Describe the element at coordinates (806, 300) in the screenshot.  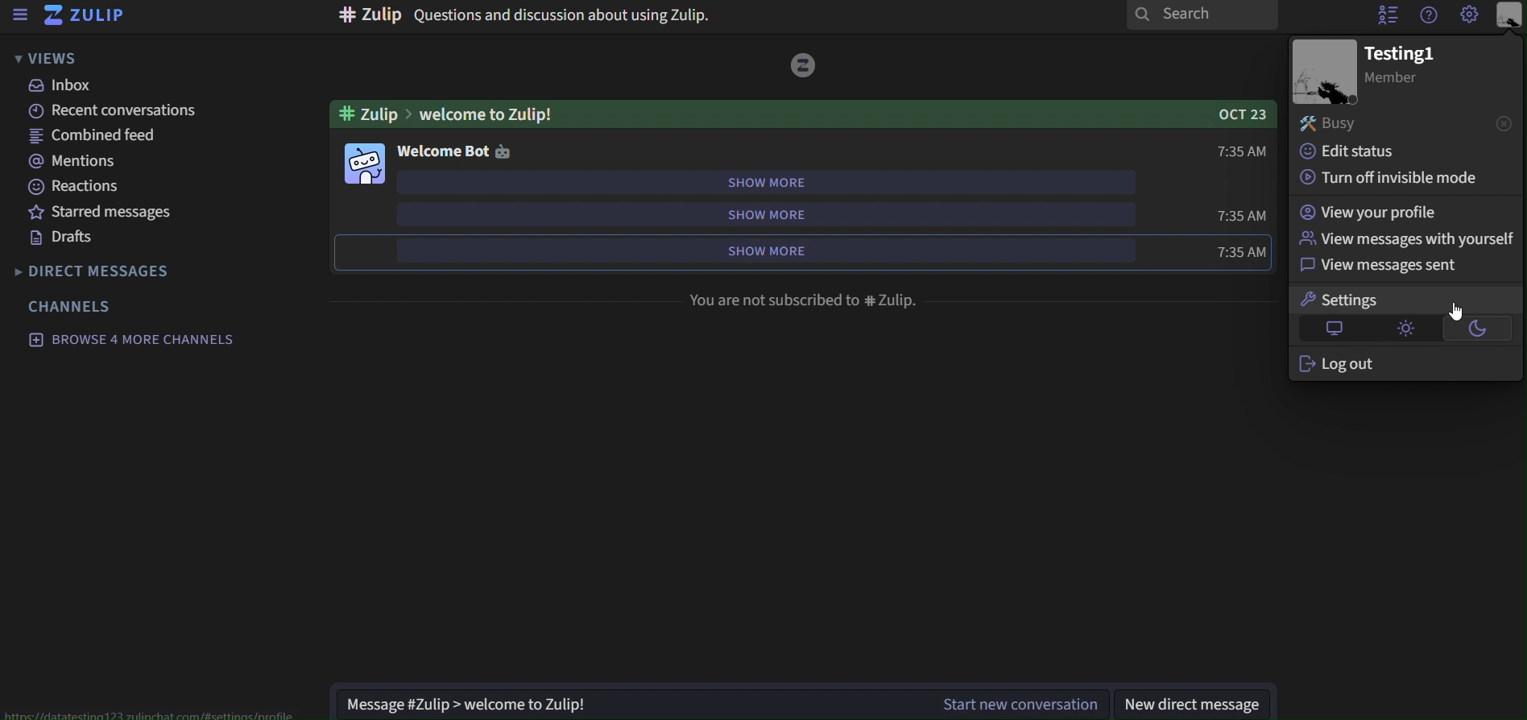
I see `you are subscribed to #zulip` at that location.